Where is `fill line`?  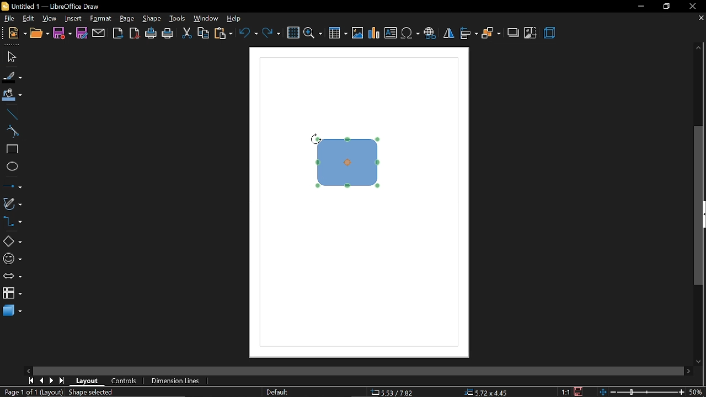
fill line is located at coordinates (12, 77).